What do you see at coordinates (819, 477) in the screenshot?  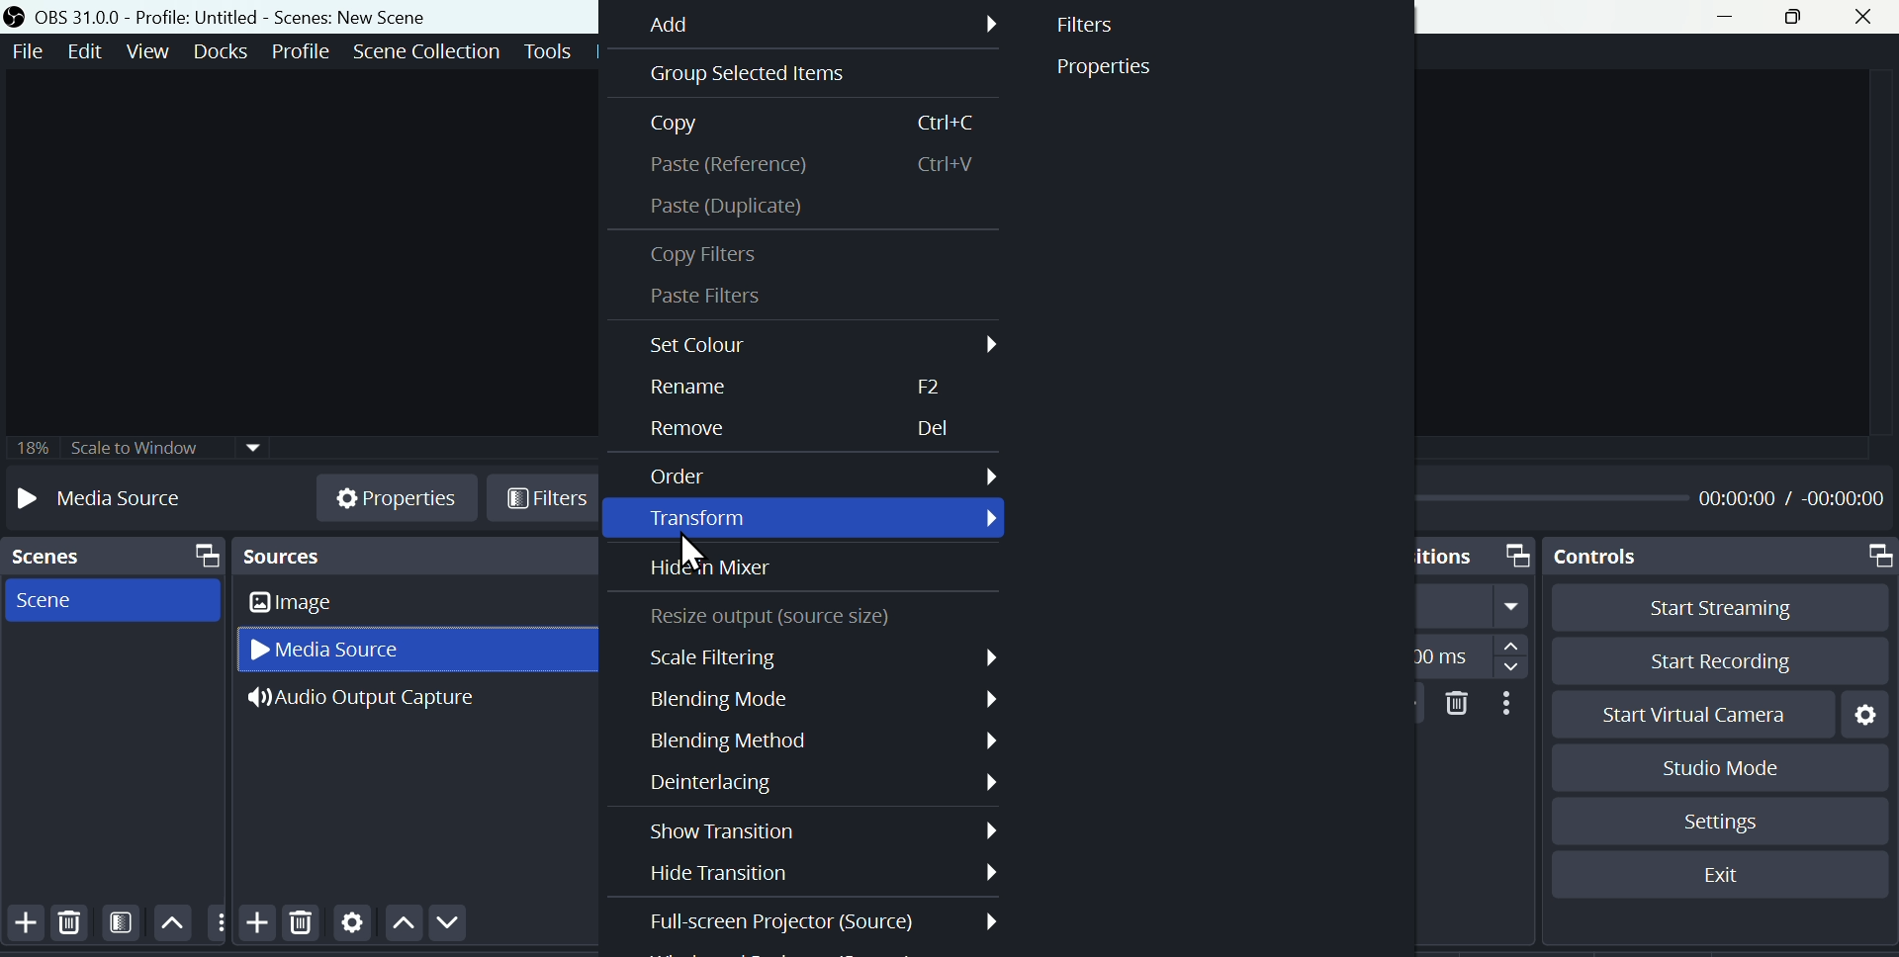 I see `Order` at bounding box center [819, 477].